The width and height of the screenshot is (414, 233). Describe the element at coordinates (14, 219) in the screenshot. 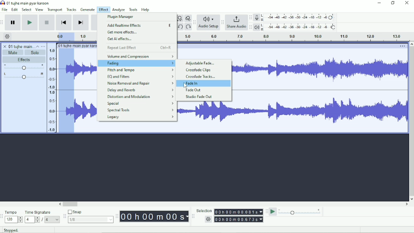

I see `Tempo Range` at that location.